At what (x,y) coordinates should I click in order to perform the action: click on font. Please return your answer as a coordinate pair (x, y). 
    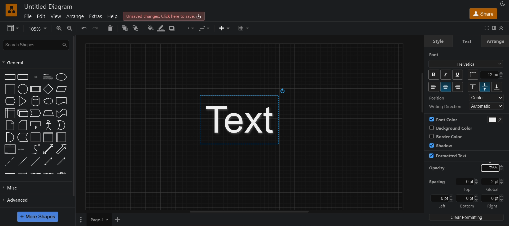
    Looking at the image, I should click on (434, 55).